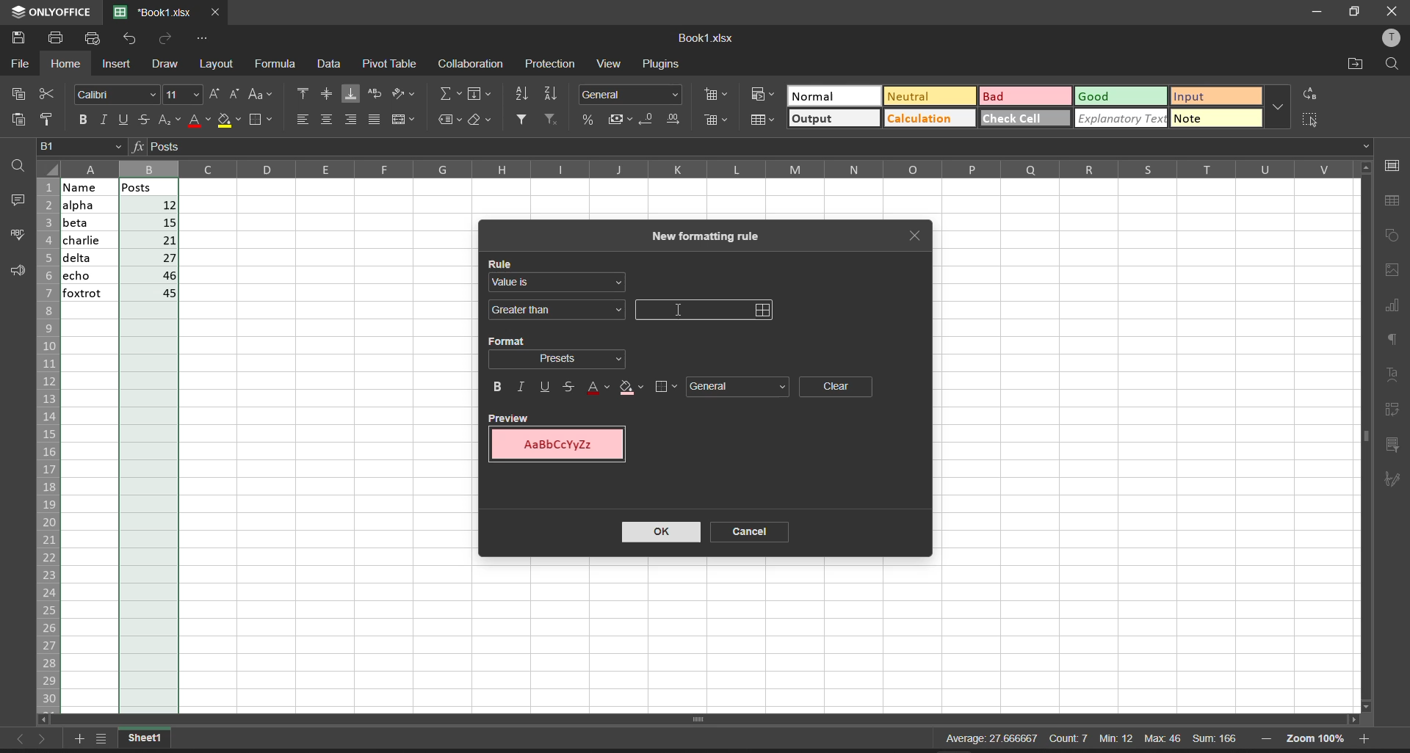 Image resolution: width=1410 pixels, height=753 pixels. I want to click on open file location, so click(1356, 65).